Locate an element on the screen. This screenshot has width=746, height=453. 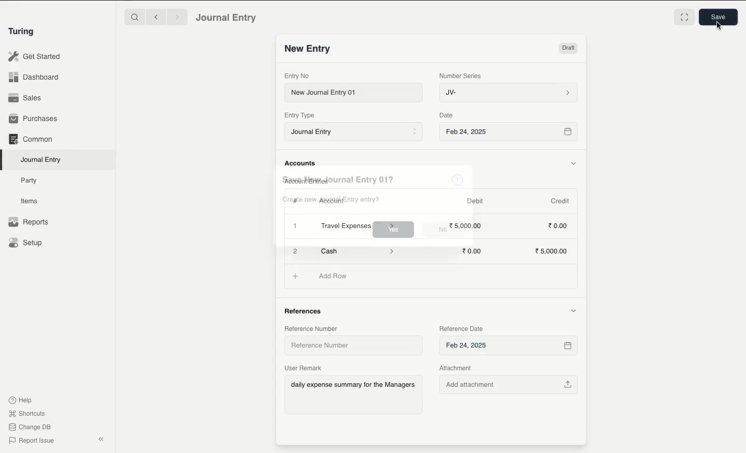
Journal Entry is located at coordinates (41, 160).